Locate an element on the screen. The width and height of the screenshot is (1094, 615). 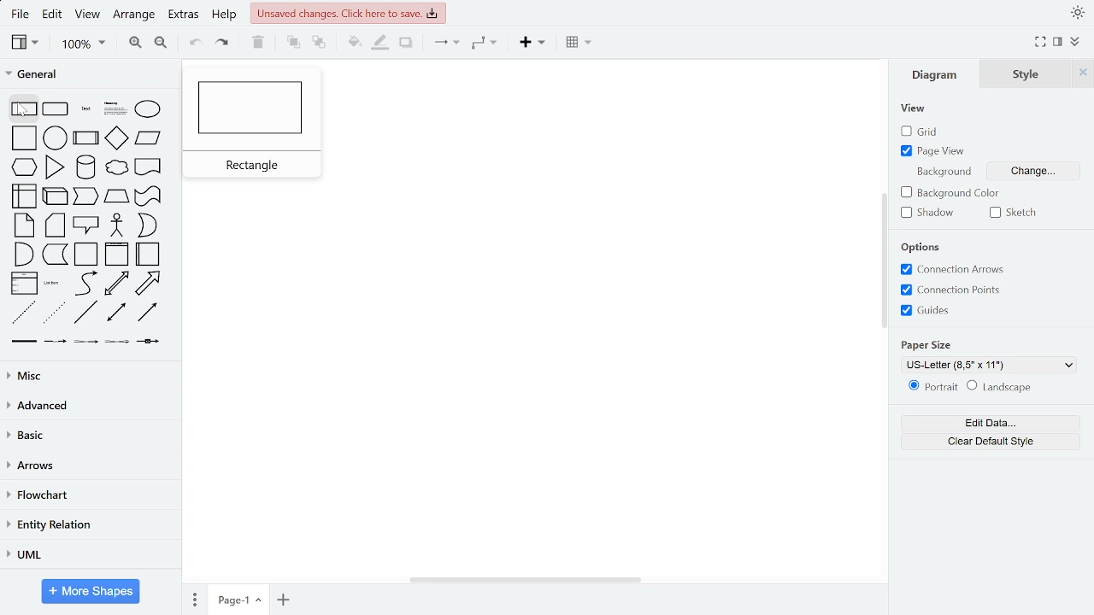
guides is located at coordinates (950, 310).